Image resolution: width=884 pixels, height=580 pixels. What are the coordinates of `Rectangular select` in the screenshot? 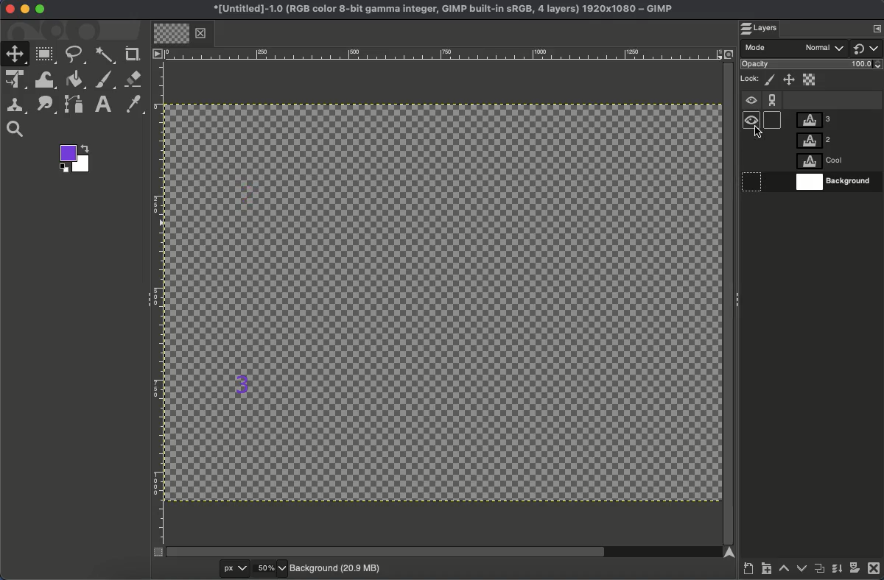 It's located at (46, 54).